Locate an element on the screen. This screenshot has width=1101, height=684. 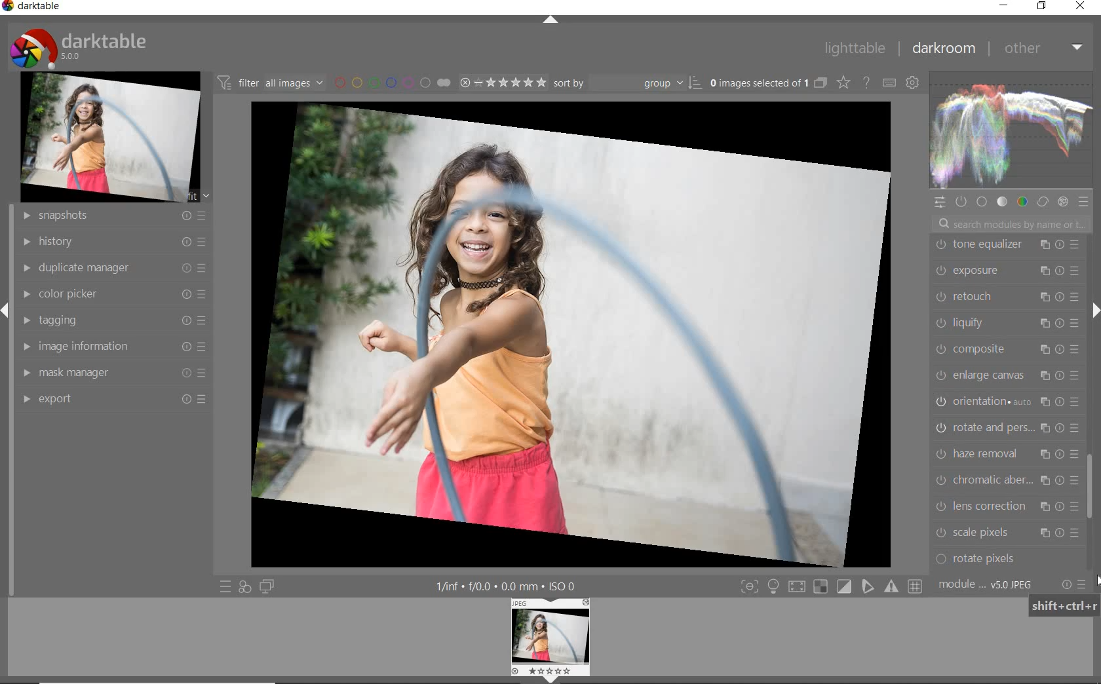
selected image range rating is located at coordinates (501, 83).